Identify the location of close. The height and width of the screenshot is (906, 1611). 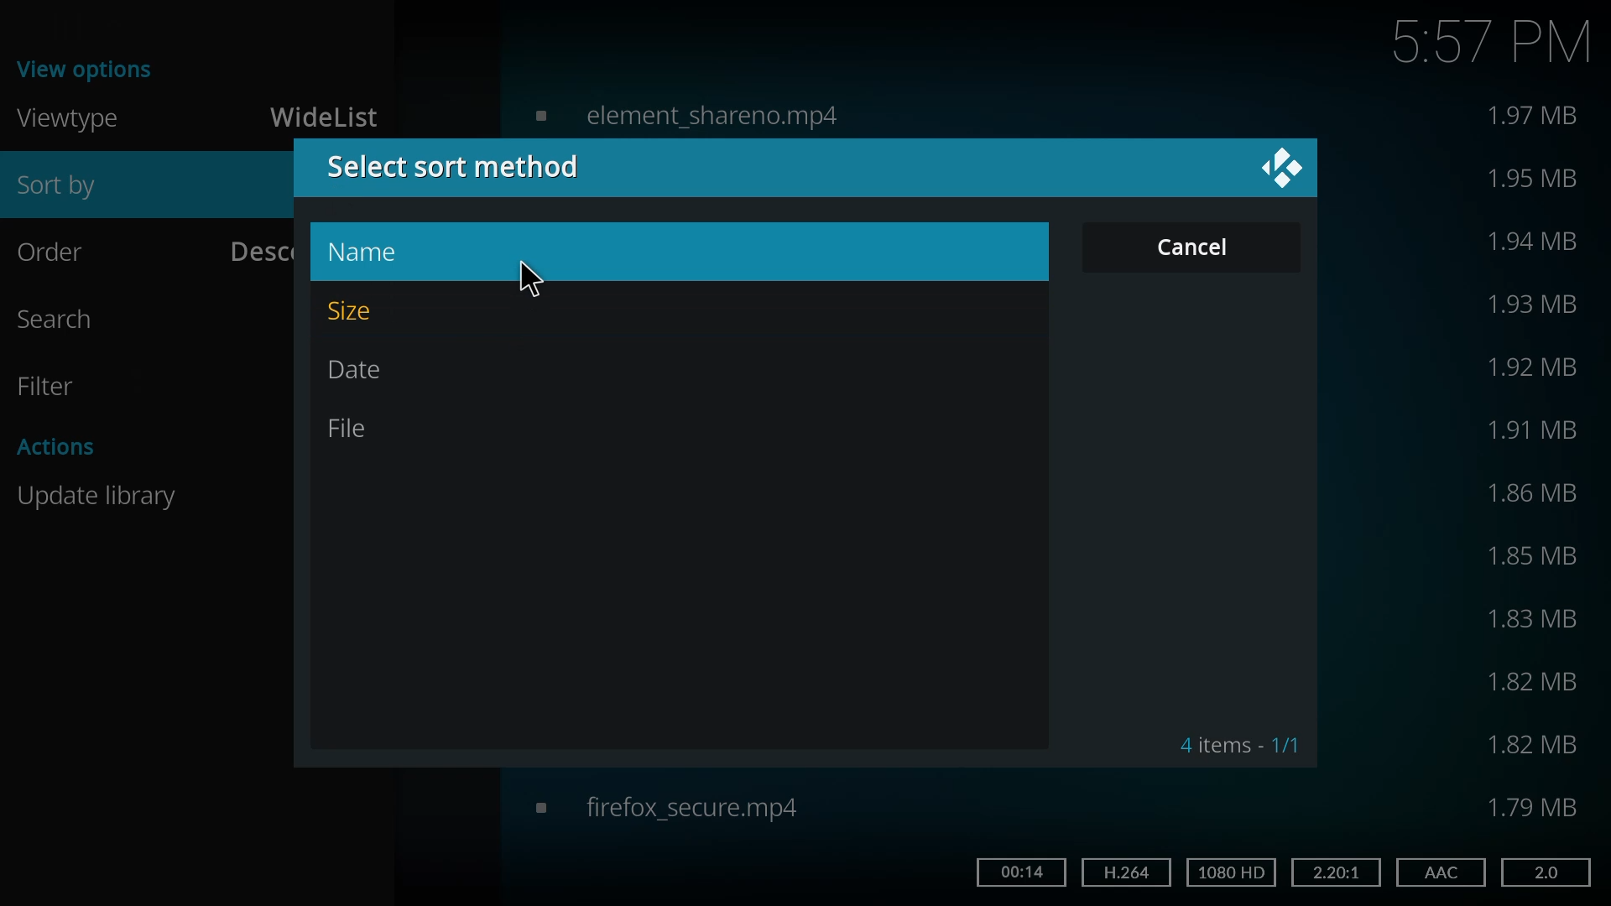
(1280, 166).